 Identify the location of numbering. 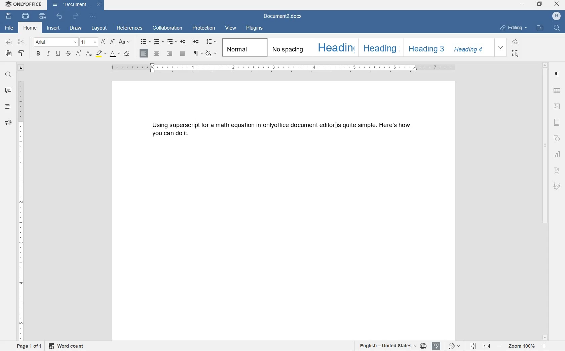
(158, 41).